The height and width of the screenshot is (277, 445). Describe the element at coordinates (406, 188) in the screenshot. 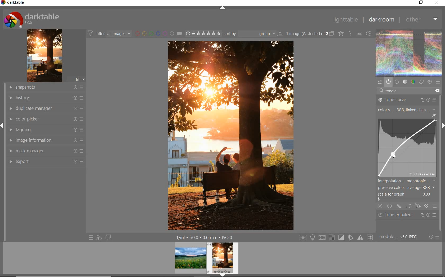

I see `preserve colors` at that location.